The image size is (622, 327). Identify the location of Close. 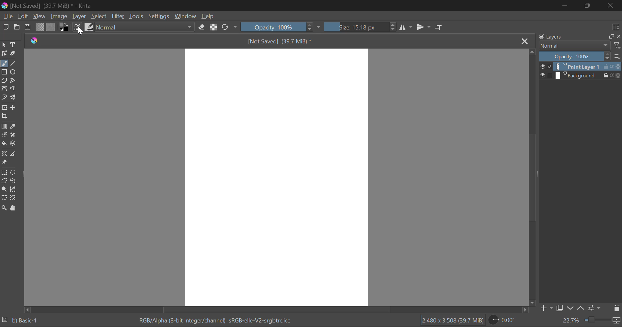
(611, 6).